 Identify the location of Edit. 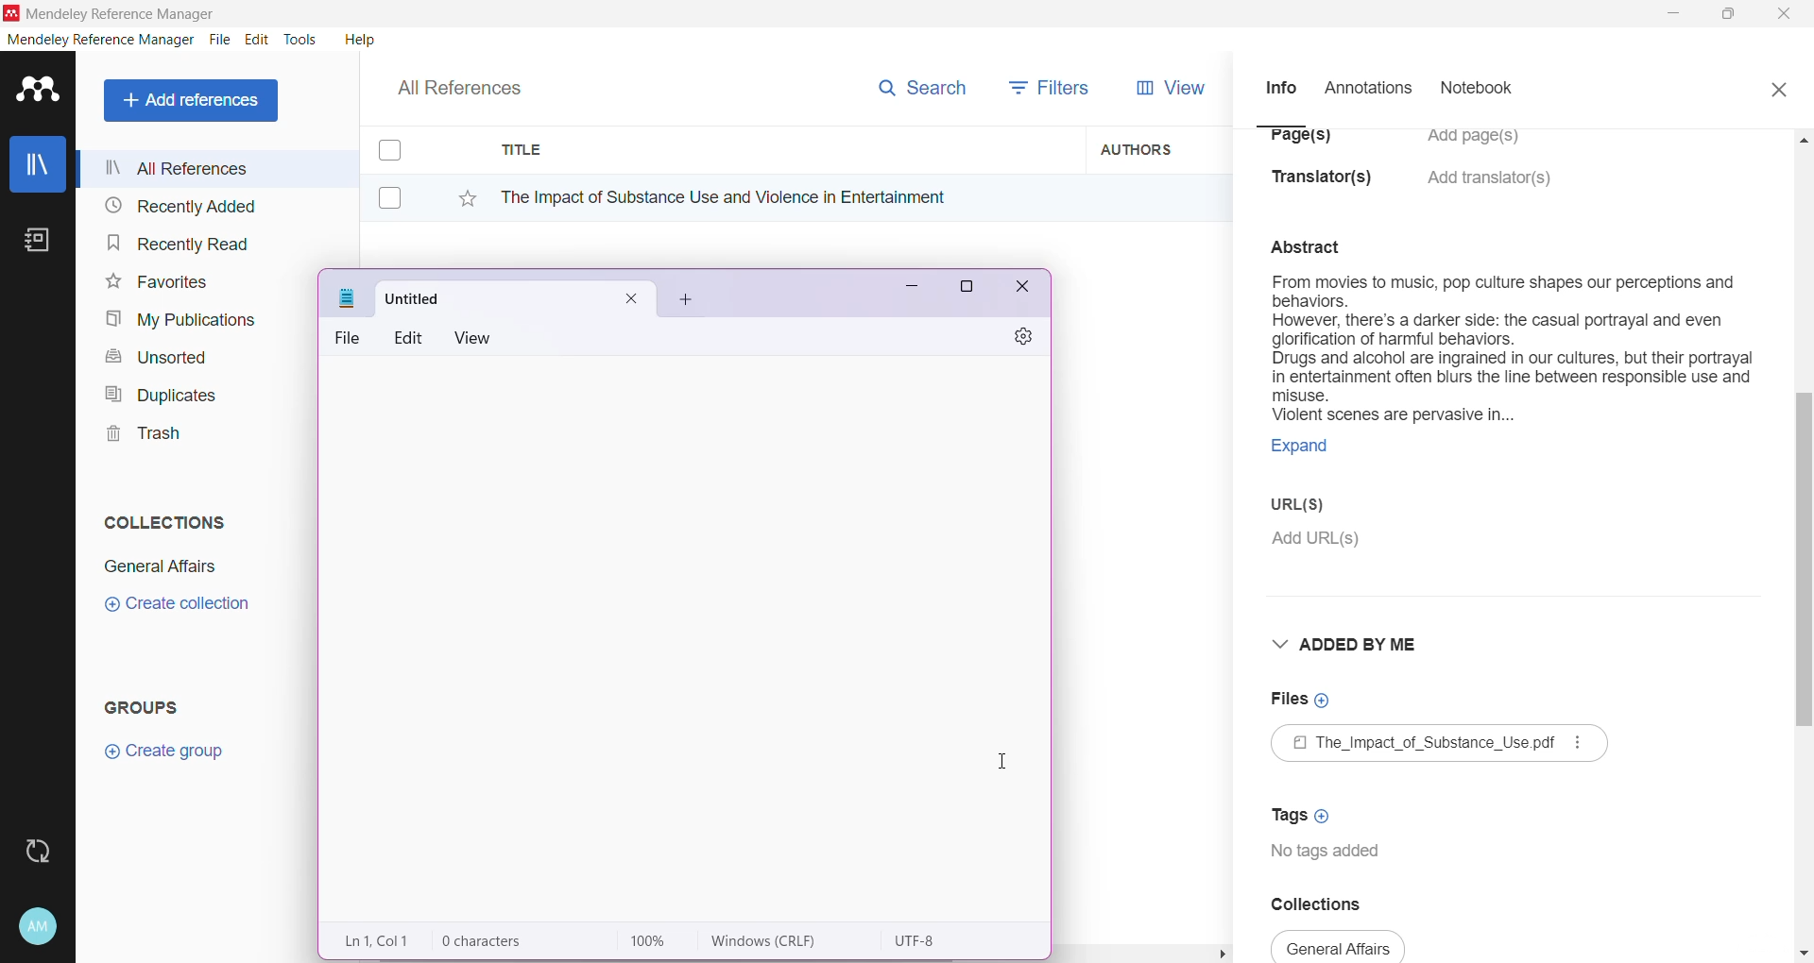
(410, 336).